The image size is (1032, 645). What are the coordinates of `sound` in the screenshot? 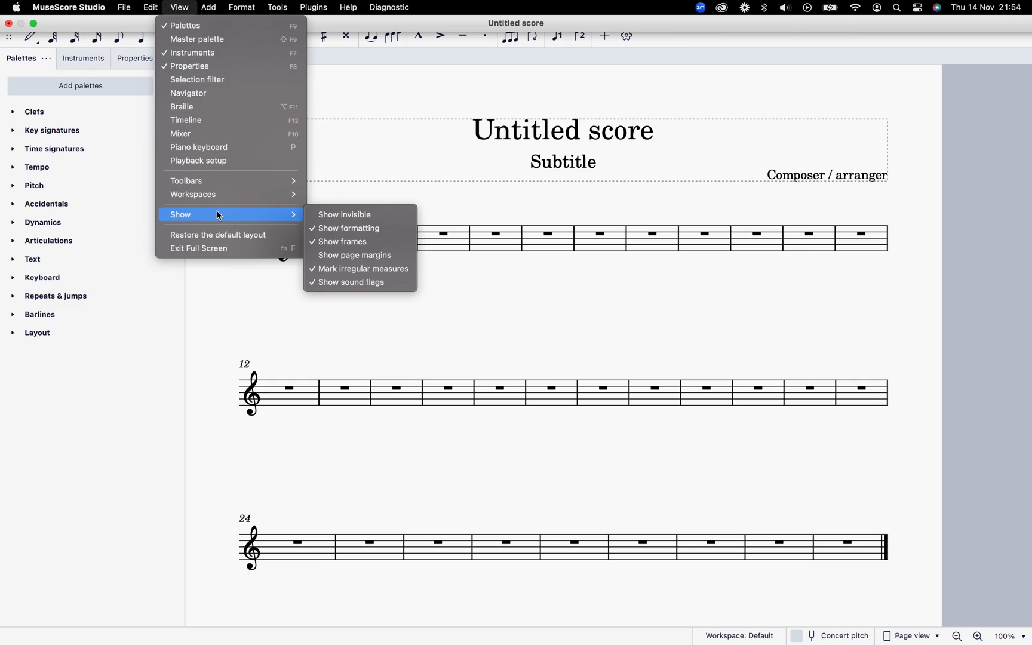 It's located at (784, 9).